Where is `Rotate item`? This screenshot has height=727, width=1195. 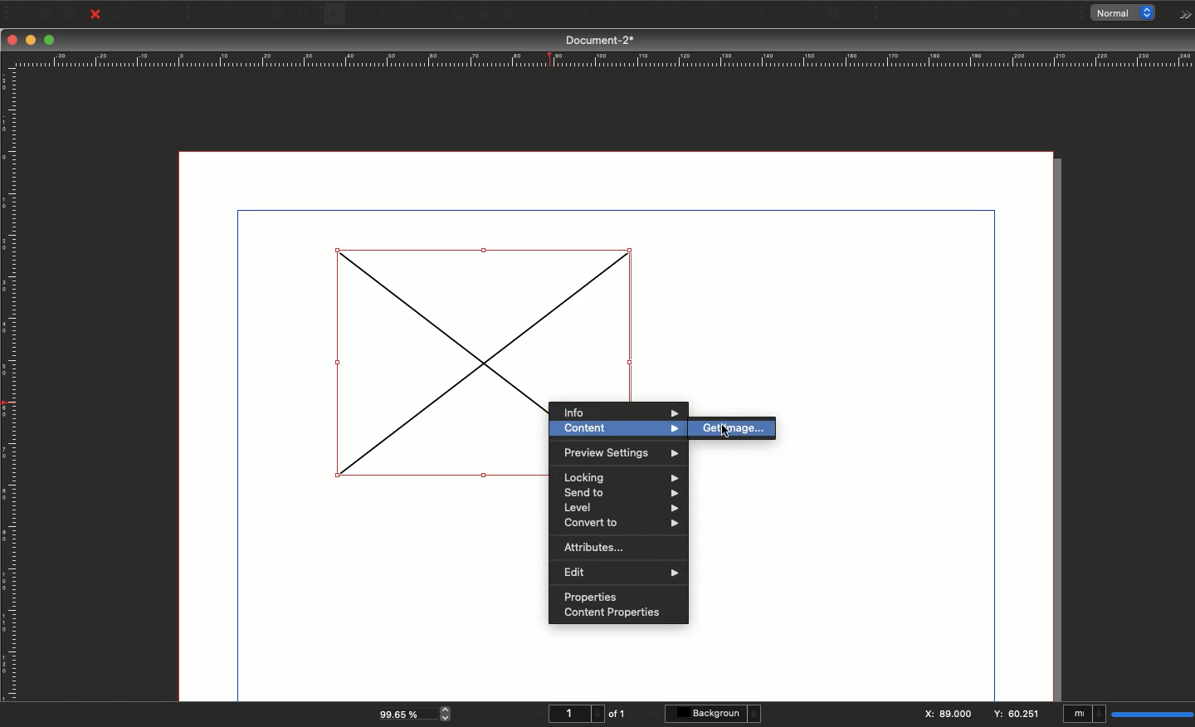
Rotate item is located at coordinates (632, 17).